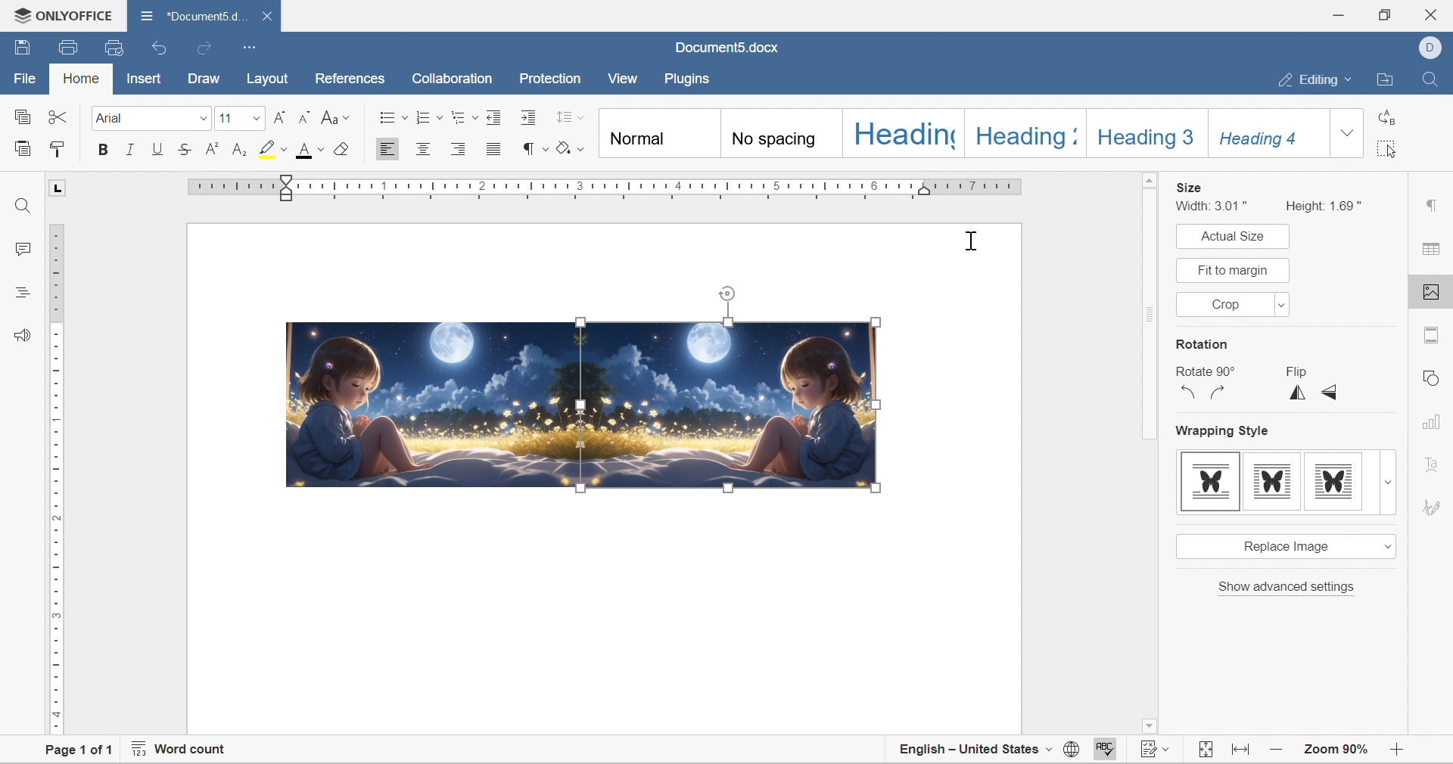 This screenshot has height=764, width=1453. I want to click on show advanced settings, so click(1287, 587).